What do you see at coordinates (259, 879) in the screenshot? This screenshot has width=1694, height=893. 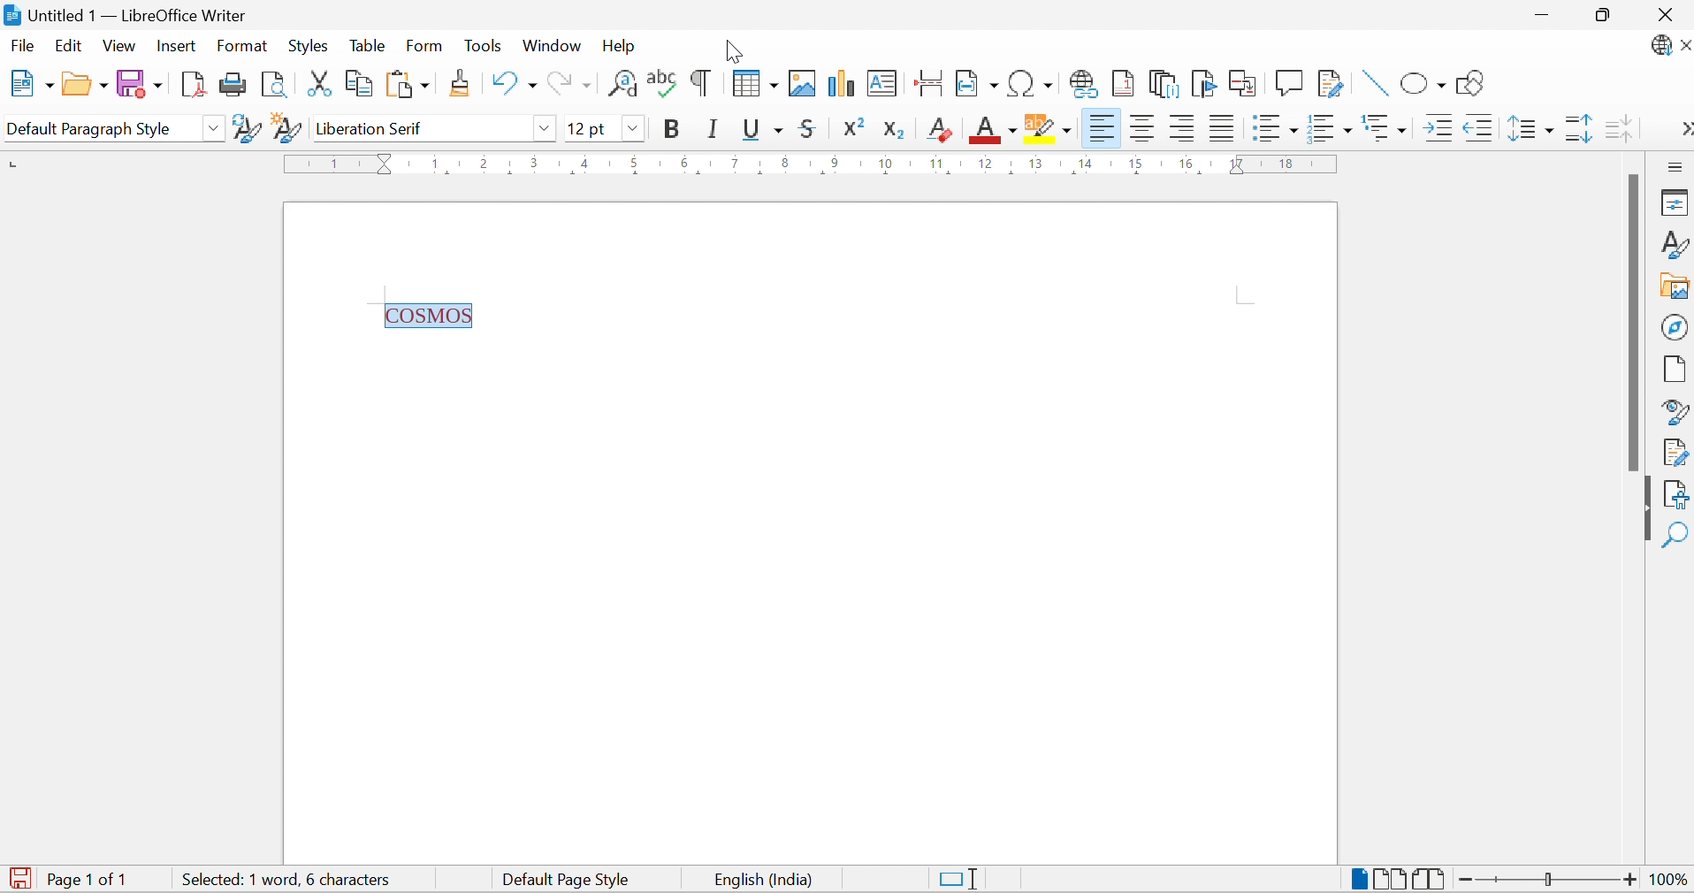 I see `0 words, 0 characters` at bounding box center [259, 879].